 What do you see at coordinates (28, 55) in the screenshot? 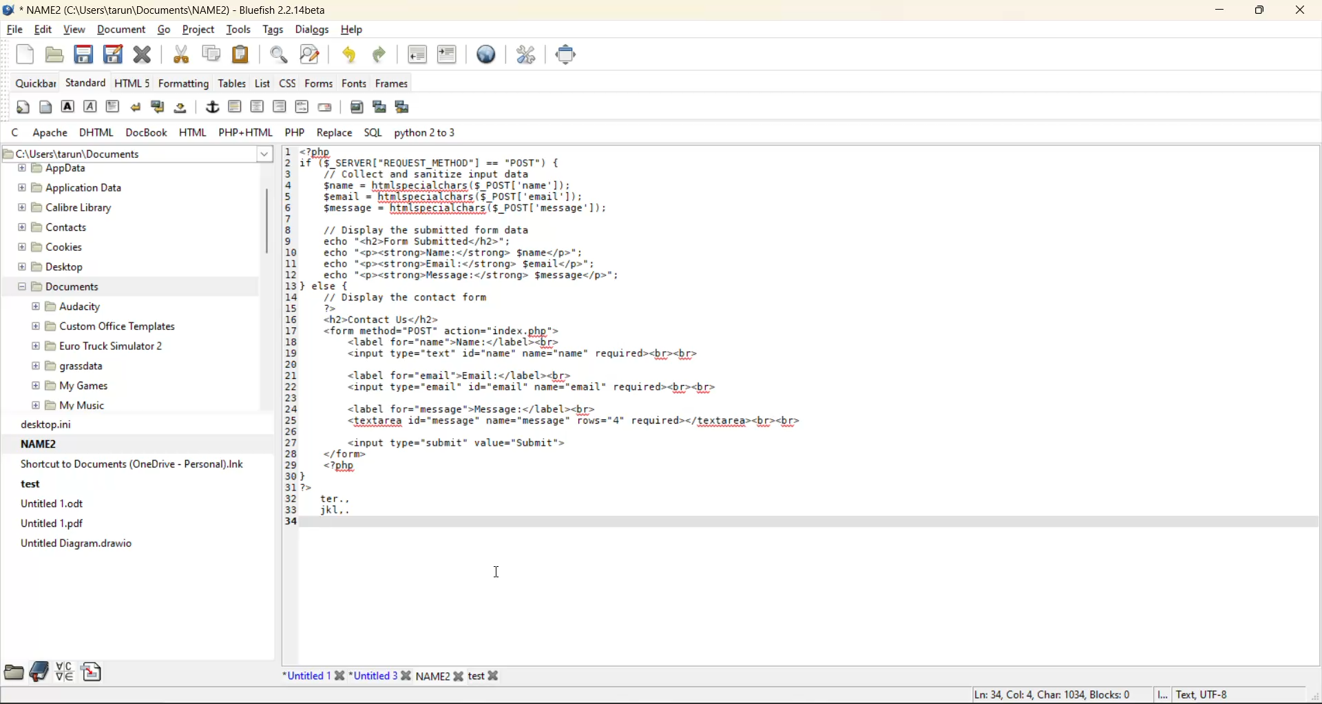
I see `new` at bounding box center [28, 55].